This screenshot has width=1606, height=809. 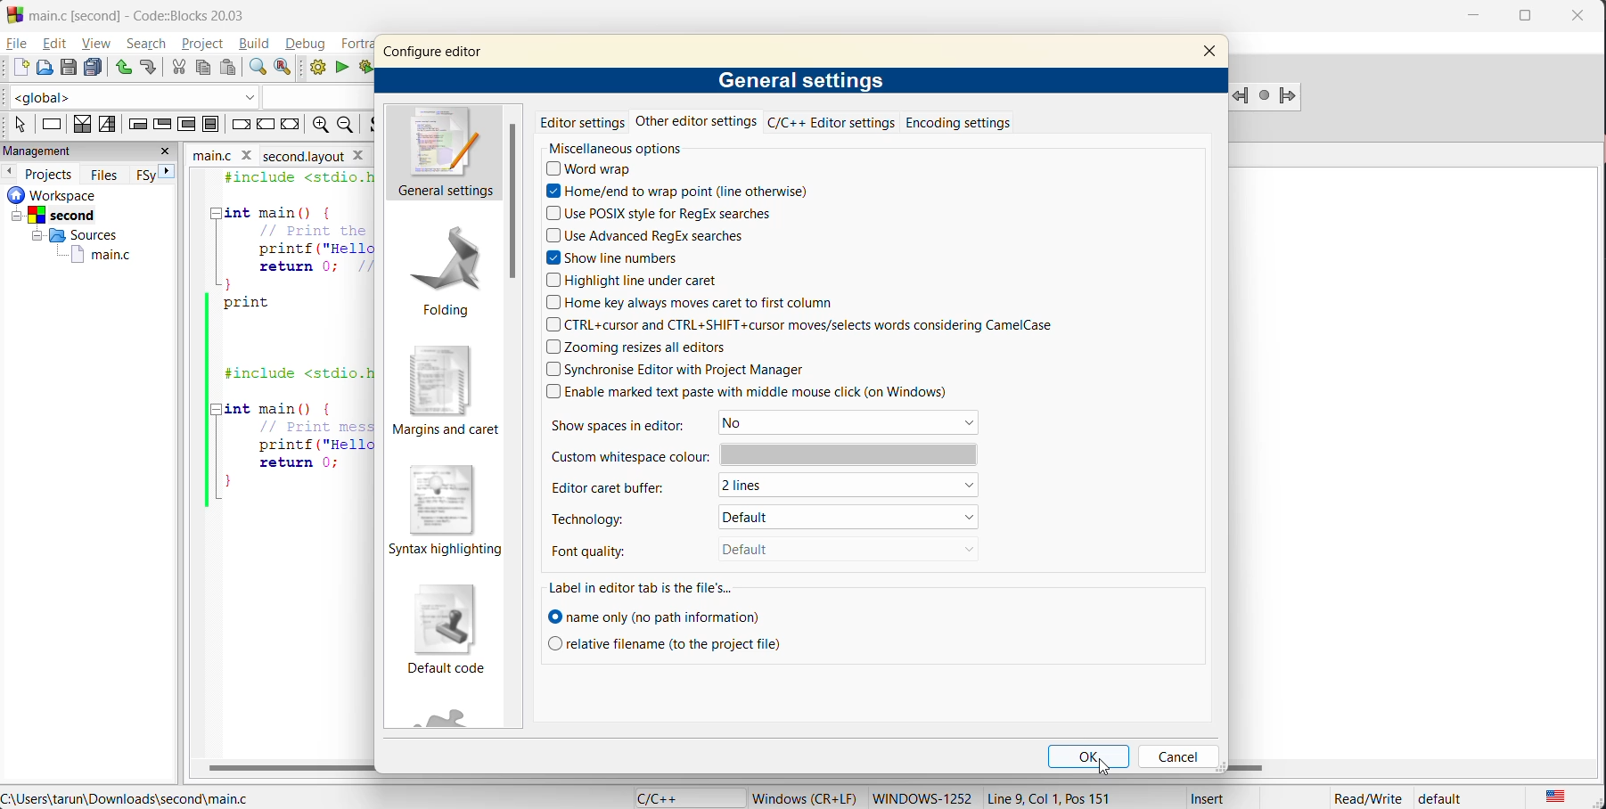 I want to click on name only (no path information), so click(x=662, y=616).